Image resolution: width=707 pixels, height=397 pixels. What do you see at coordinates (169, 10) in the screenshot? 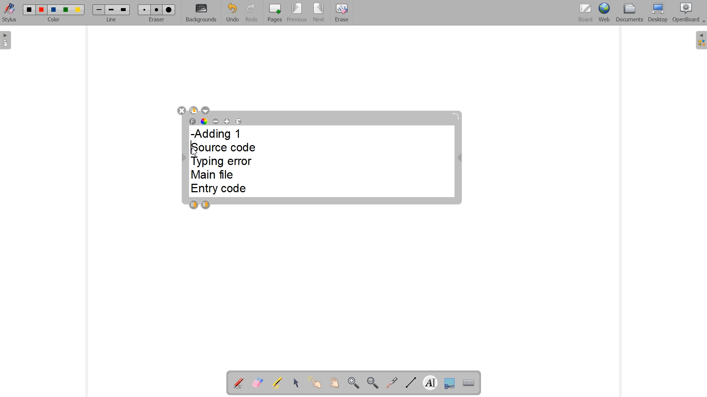
I see `Large eraser` at bounding box center [169, 10].